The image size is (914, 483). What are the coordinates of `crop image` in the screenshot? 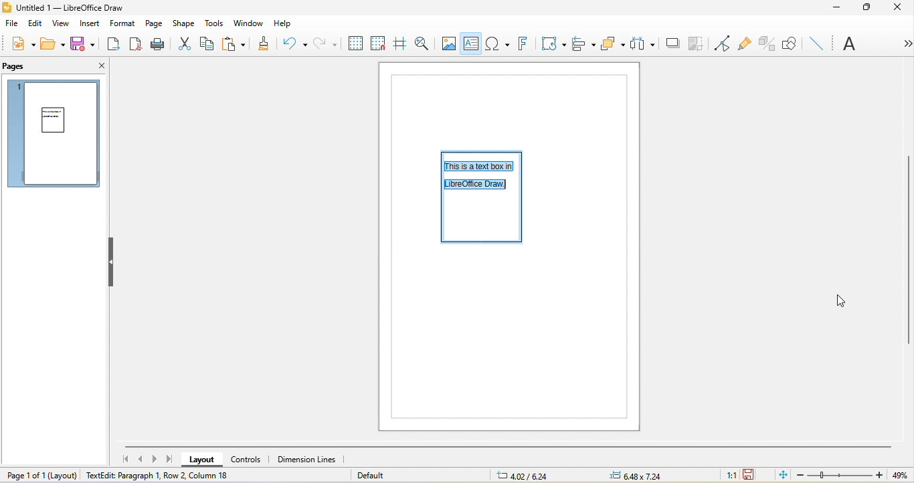 It's located at (695, 43).